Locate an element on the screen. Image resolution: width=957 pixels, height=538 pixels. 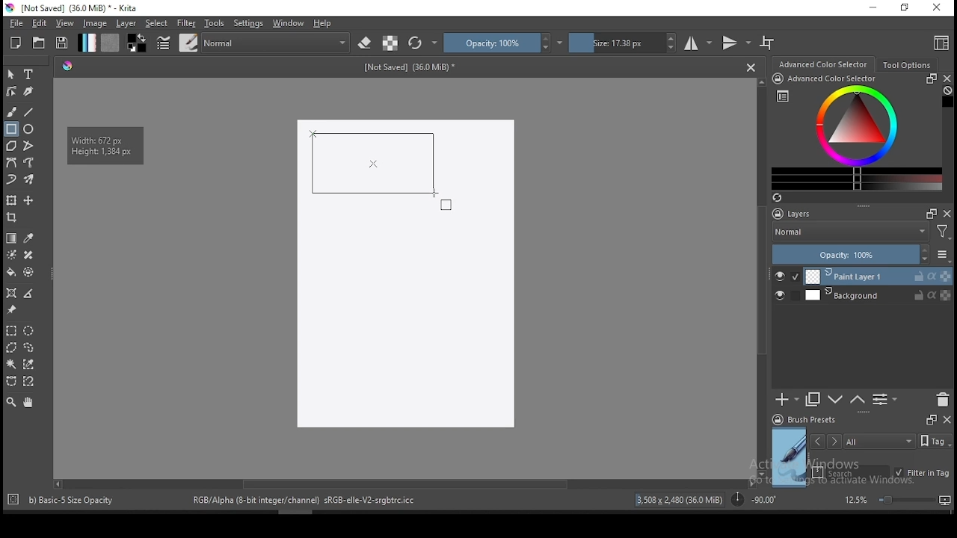
active rectangle is located at coordinates (371, 163).